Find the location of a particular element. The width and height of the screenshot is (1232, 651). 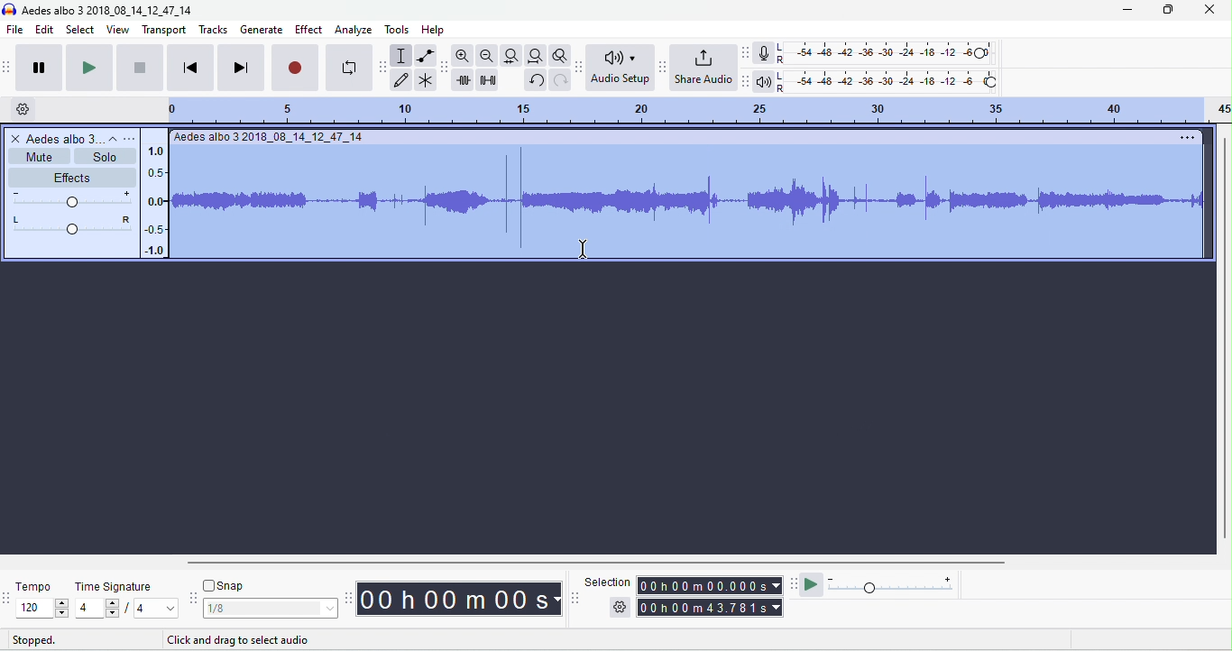

share audio is located at coordinates (703, 67).